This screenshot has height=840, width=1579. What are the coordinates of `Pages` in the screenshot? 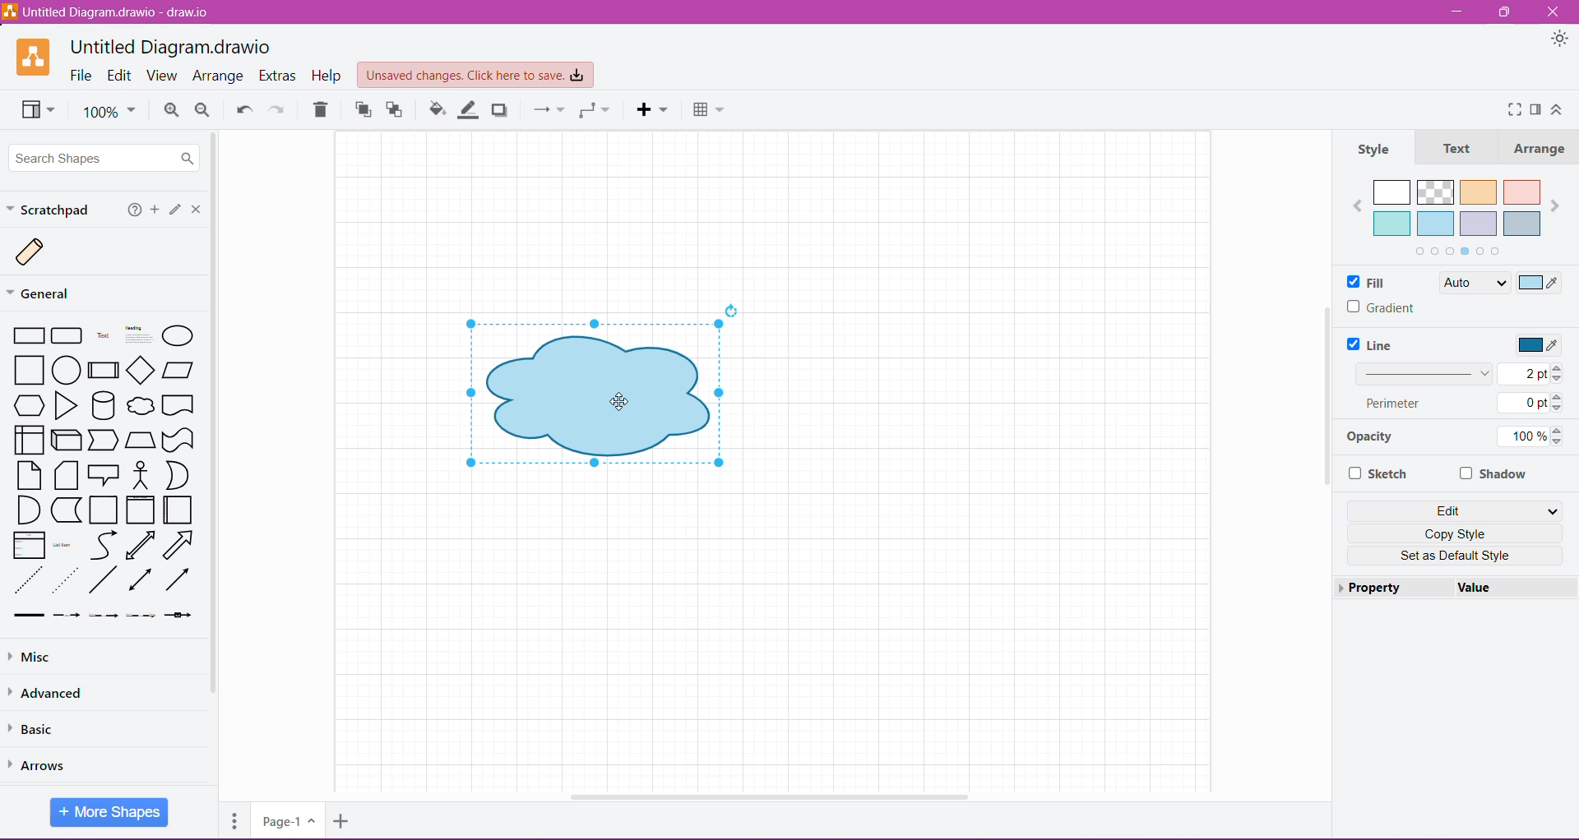 It's located at (234, 820).